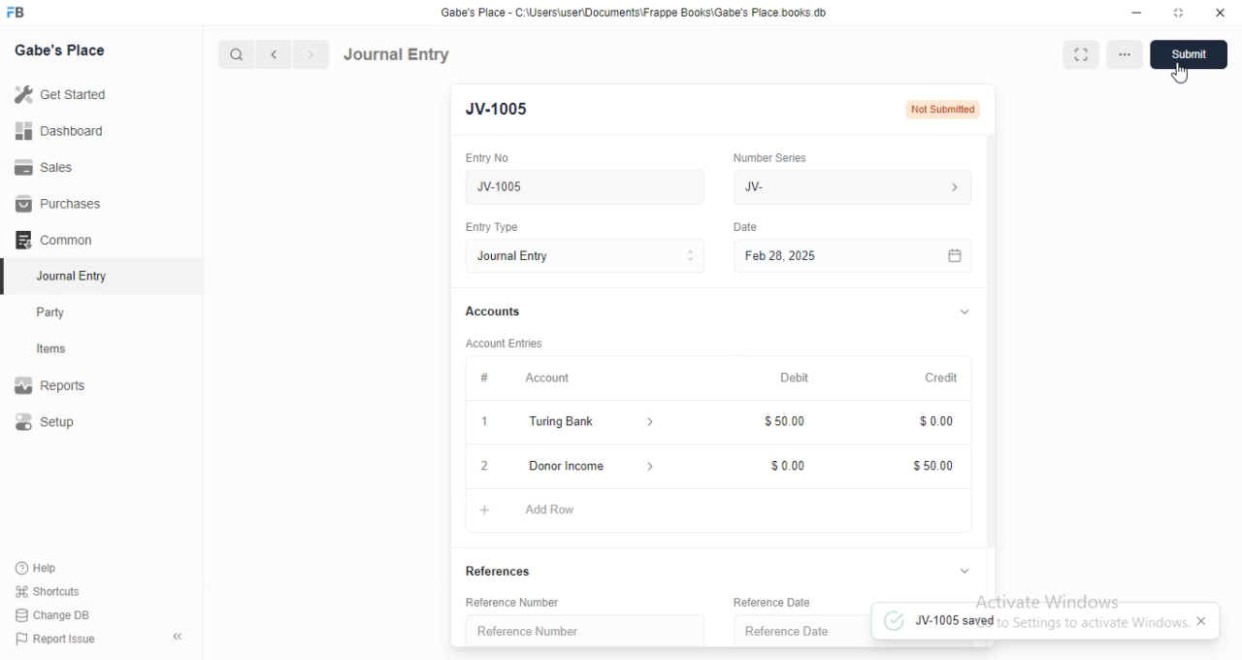  I want to click on Gabe's Place, so click(60, 49).